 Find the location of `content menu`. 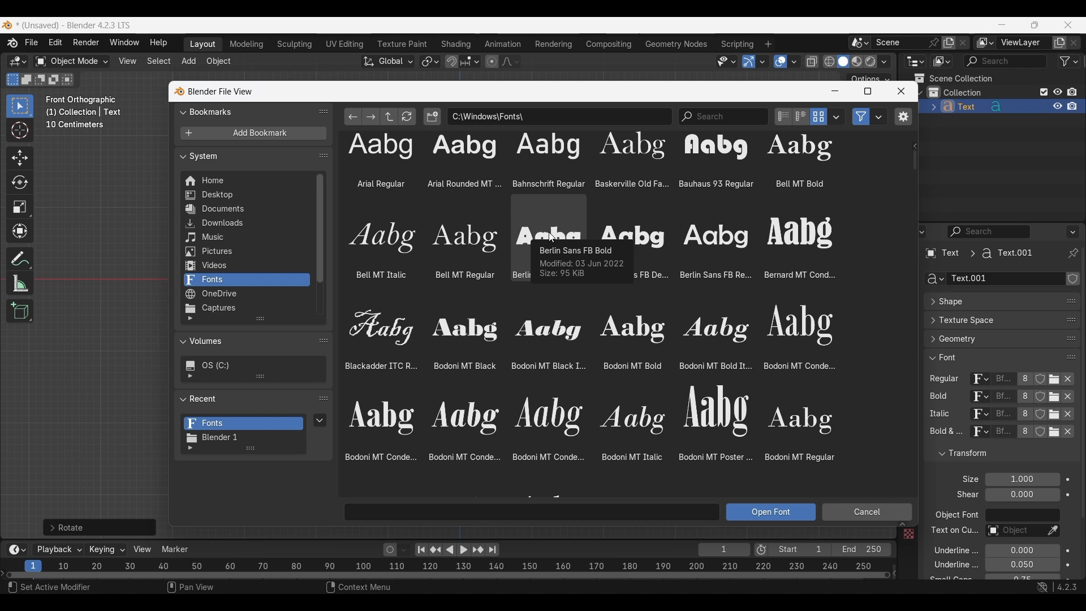

content menu is located at coordinates (351, 588).